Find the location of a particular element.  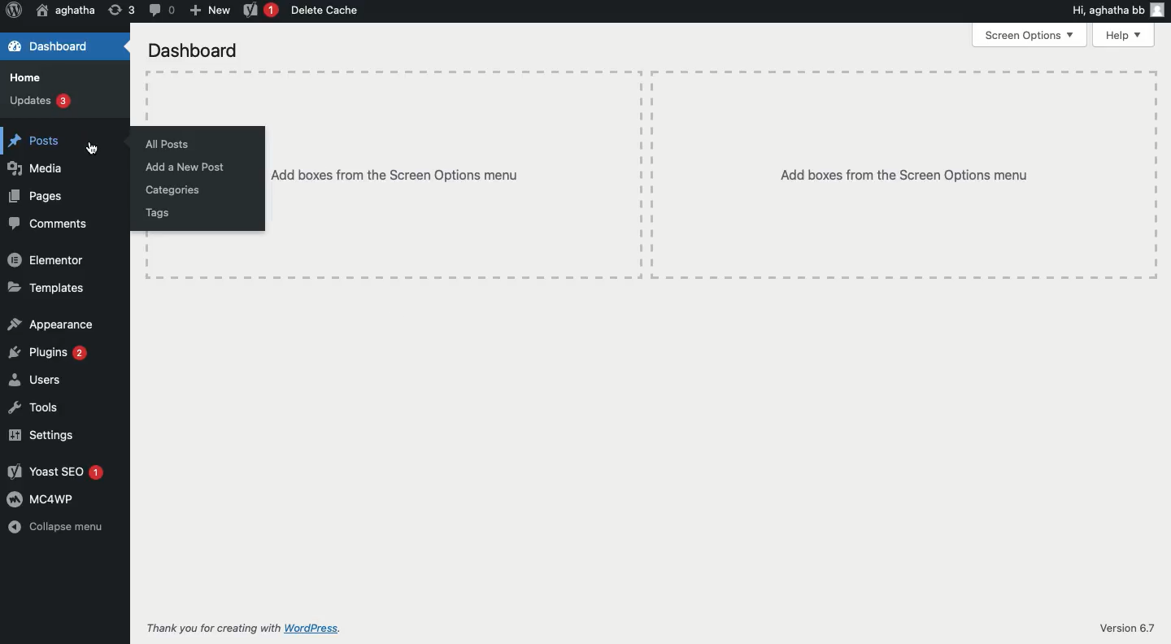

Plugins is located at coordinates (49, 352).